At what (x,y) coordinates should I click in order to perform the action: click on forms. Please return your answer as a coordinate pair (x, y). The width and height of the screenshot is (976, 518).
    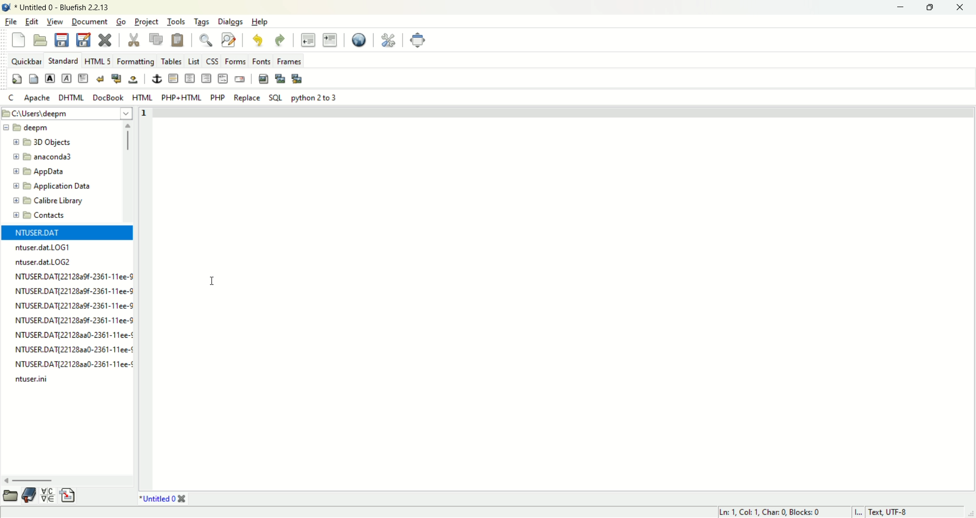
    Looking at the image, I should click on (232, 62).